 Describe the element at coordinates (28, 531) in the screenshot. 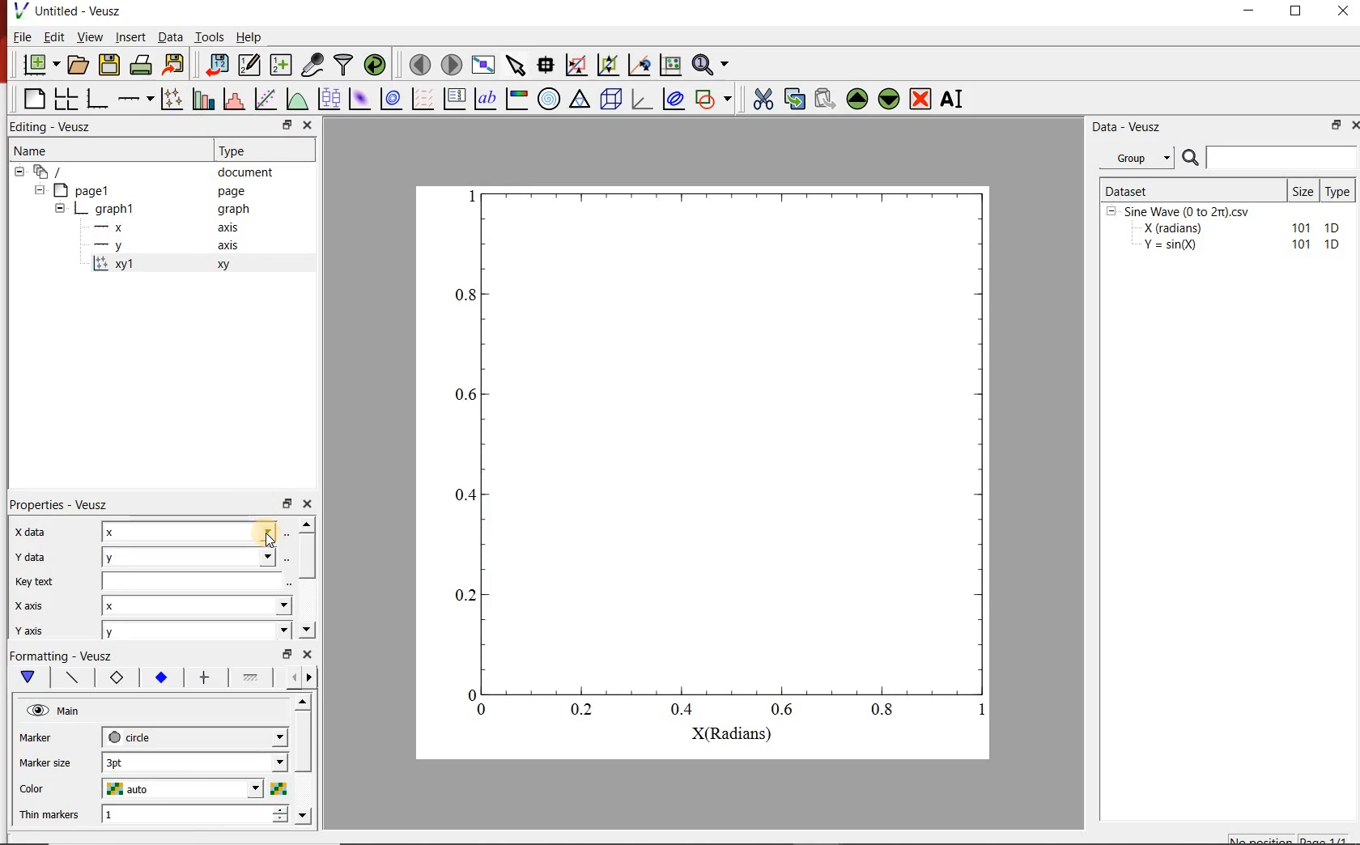

I see `Label` at that location.